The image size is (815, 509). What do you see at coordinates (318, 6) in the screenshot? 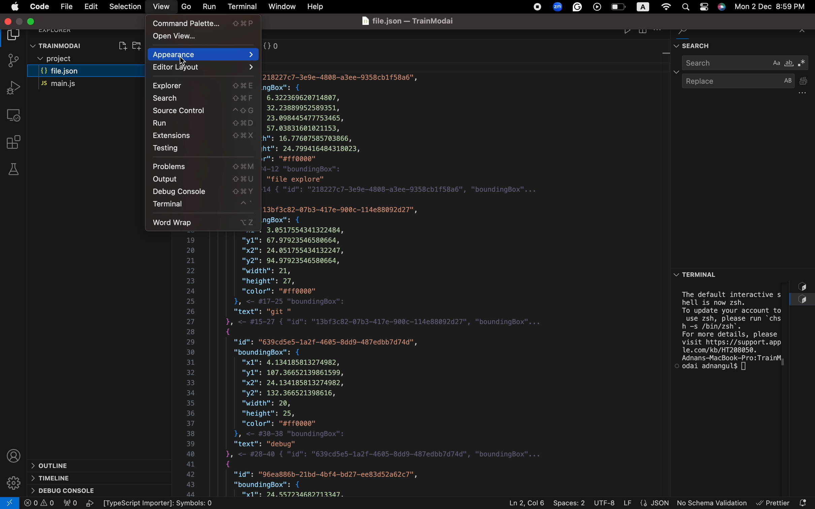
I see `help` at bounding box center [318, 6].